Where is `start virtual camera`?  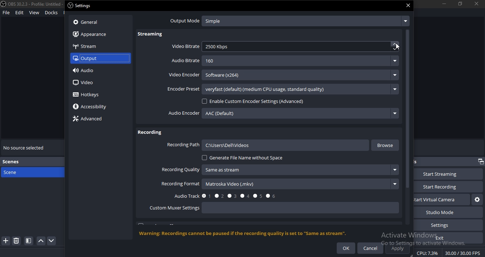
start virtual camera is located at coordinates (476, 200).